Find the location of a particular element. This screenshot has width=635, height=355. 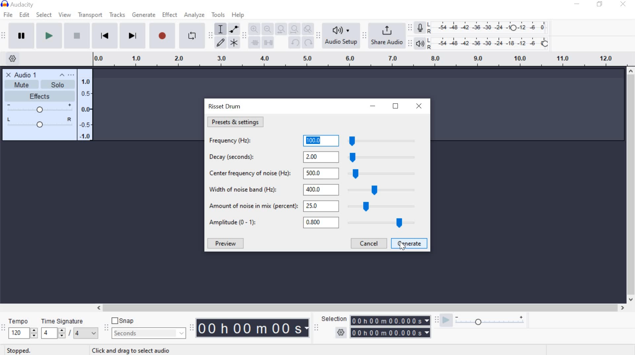

Snapping toolbar is located at coordinates (108, 328).